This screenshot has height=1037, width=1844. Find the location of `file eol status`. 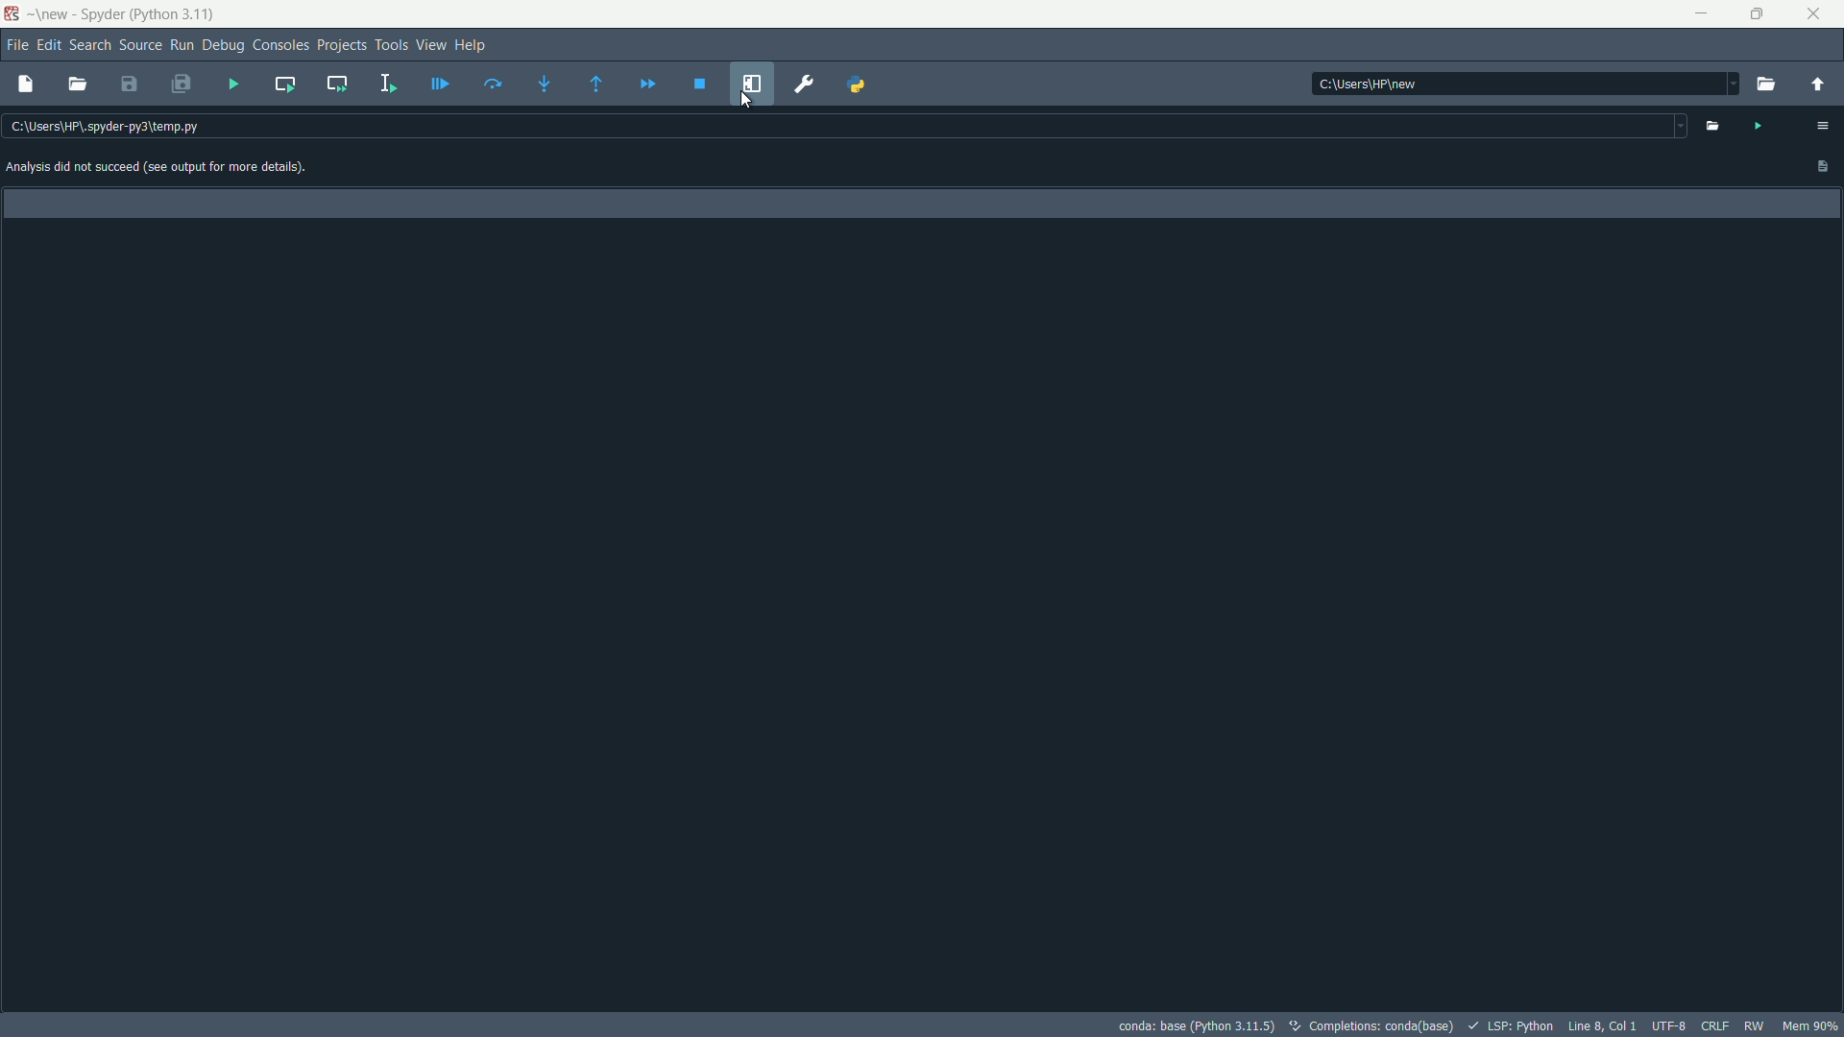

file eol status is located at coordinates (1715, 1025).